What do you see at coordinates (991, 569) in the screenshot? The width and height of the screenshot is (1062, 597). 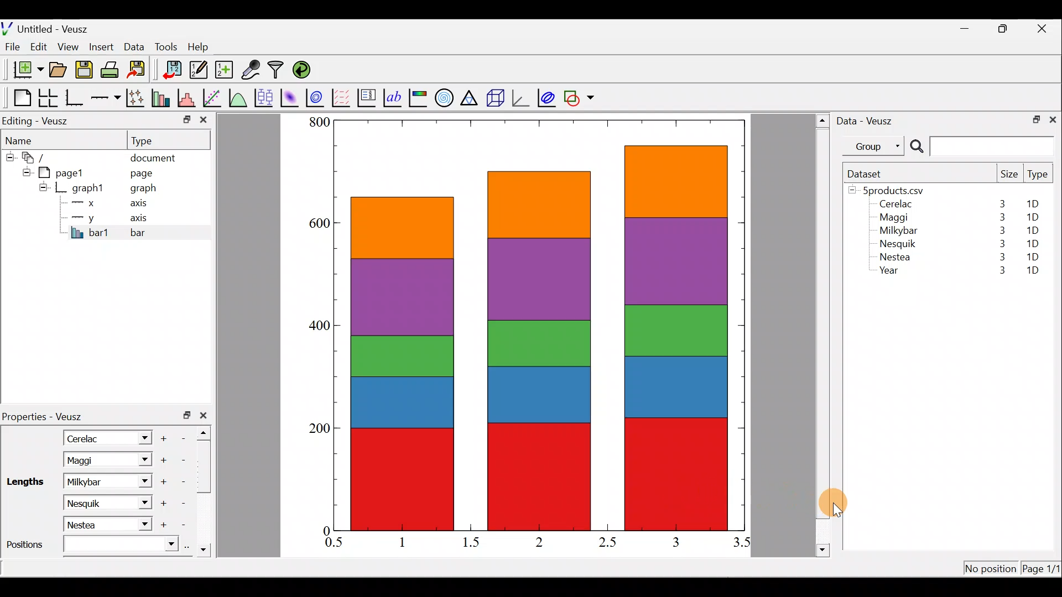 I see `No position` at bounding box center [991, 569].